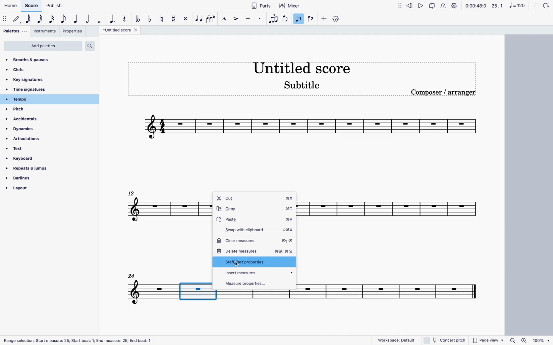 This screenshot has width=553, height=345. What do you see at coordinates (513, 340) in the screenshot?
I see `Zoom out` at bounding box center [513, 340].